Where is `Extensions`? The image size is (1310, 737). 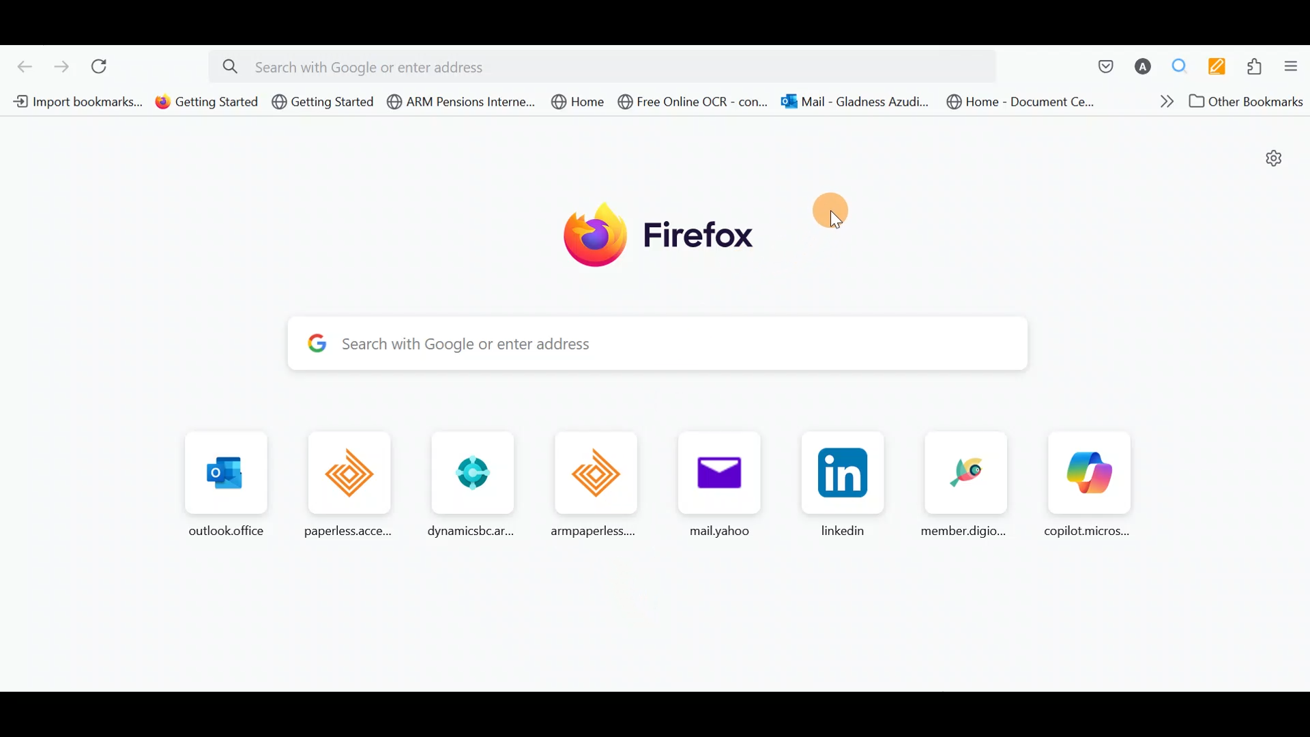
Extensions is located at coordinates (1259, 68).